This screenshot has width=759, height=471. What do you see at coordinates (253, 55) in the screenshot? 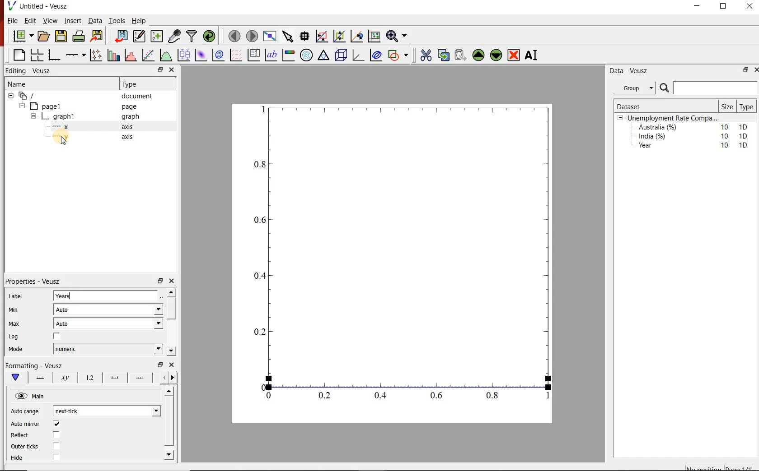
I see `plot key` at bounding box center [253, 55].